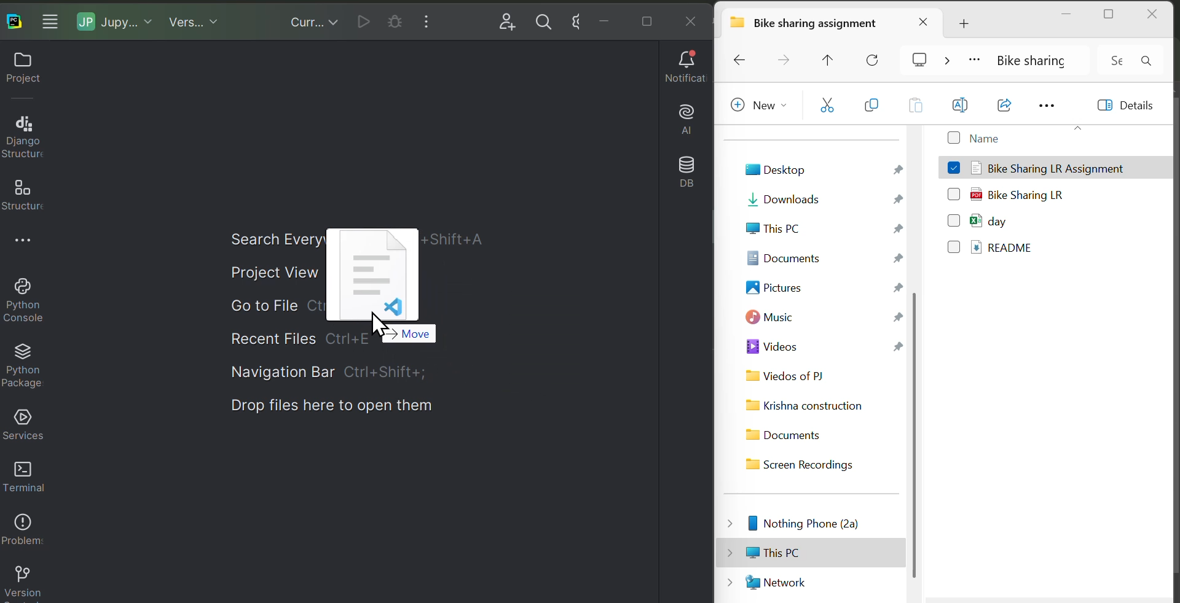 The image size is (1180, 603). I want to click on Bike Sharing LR, so click(1020, 193).